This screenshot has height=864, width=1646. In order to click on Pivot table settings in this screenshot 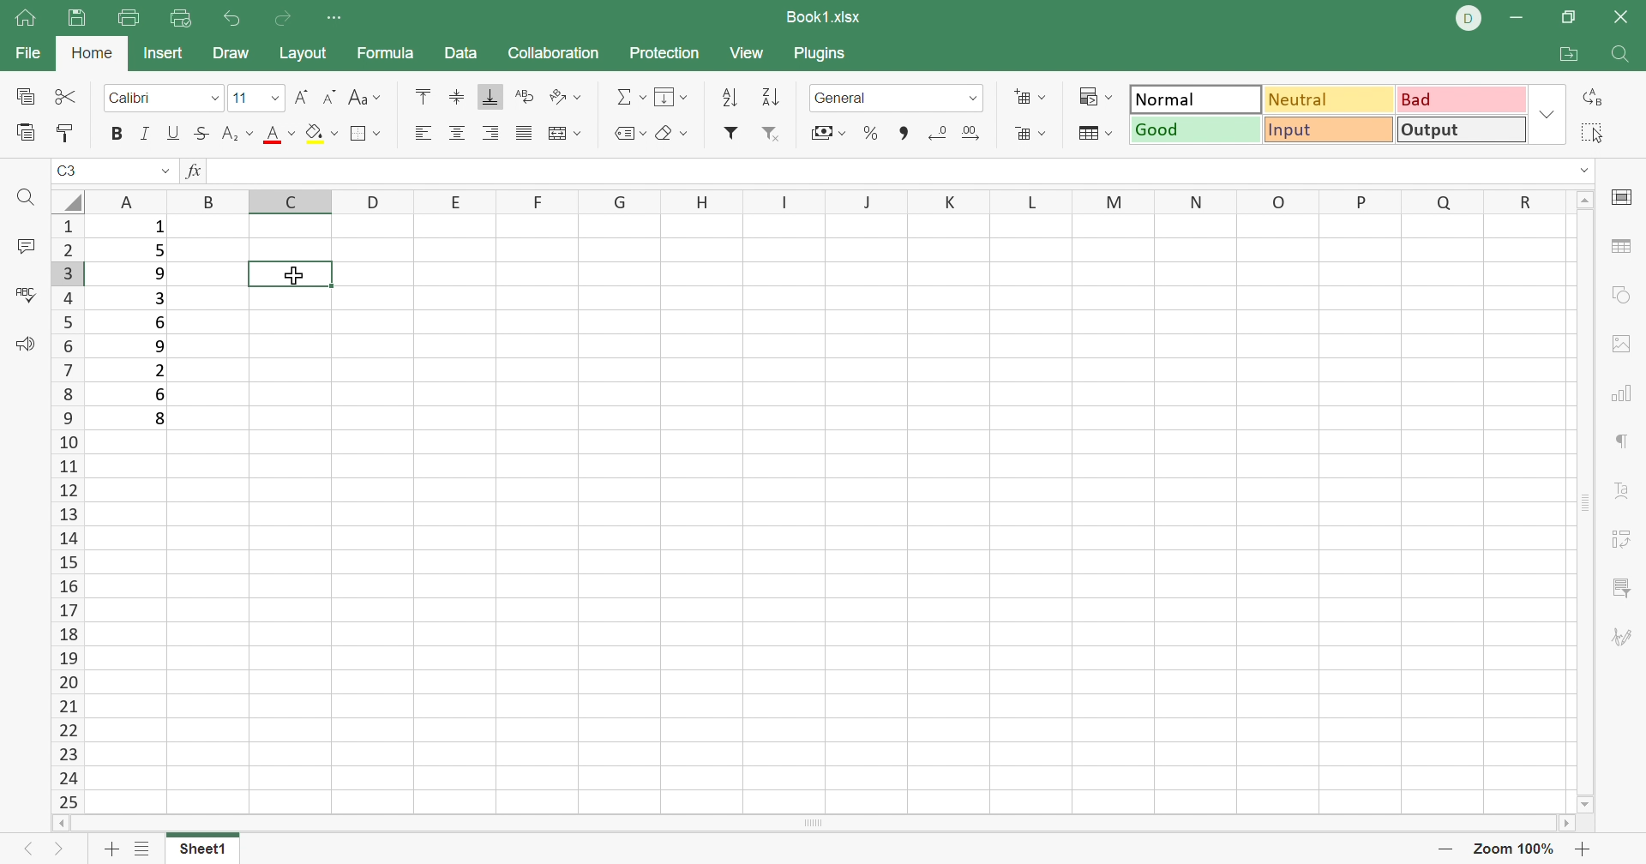, I will do `click(1625, 541)`.